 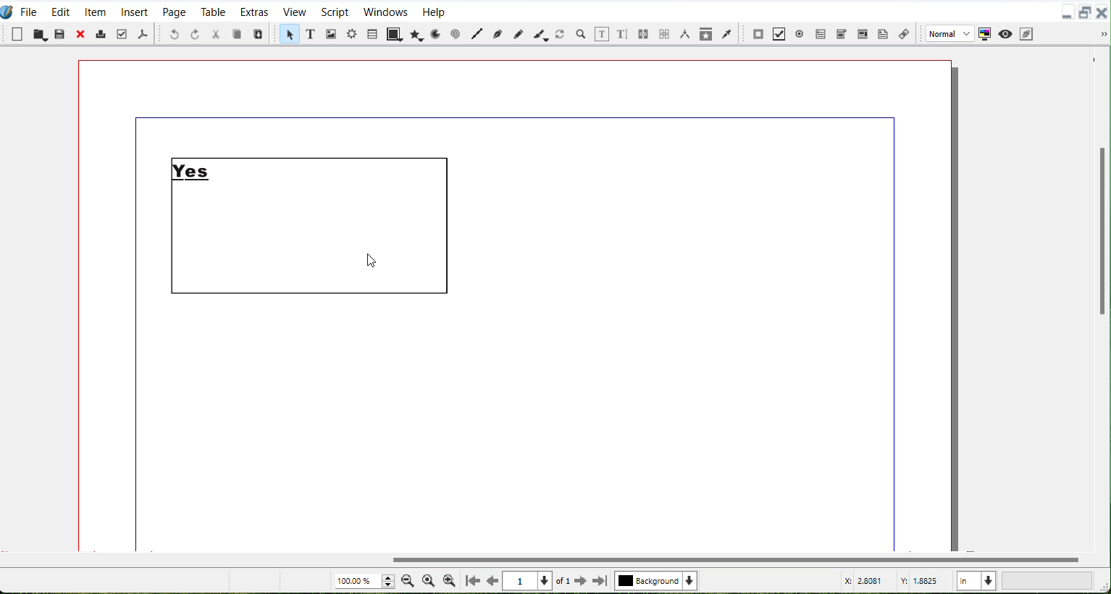 What do you see at coordinates (538, 581) in the screenshot?
I see `Select Current page` at bounding box center [538, 581].